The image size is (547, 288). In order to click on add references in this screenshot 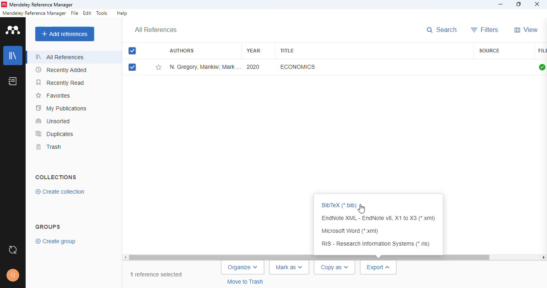, I will do `click(65, 34)`.